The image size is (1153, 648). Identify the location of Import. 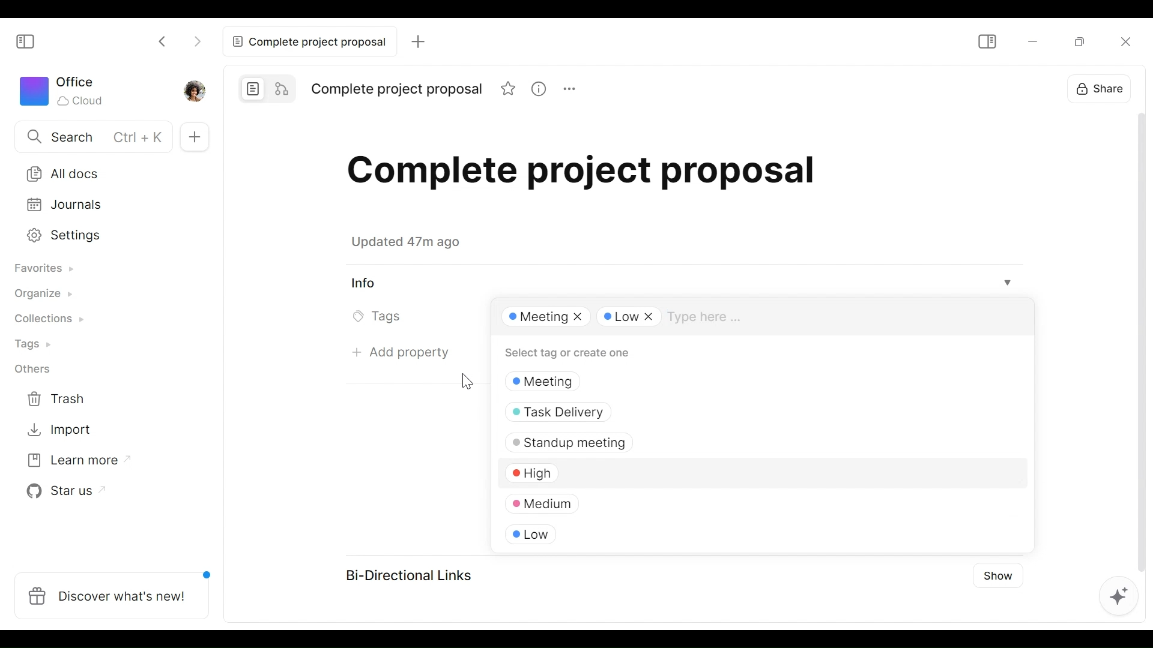
(62, 431).